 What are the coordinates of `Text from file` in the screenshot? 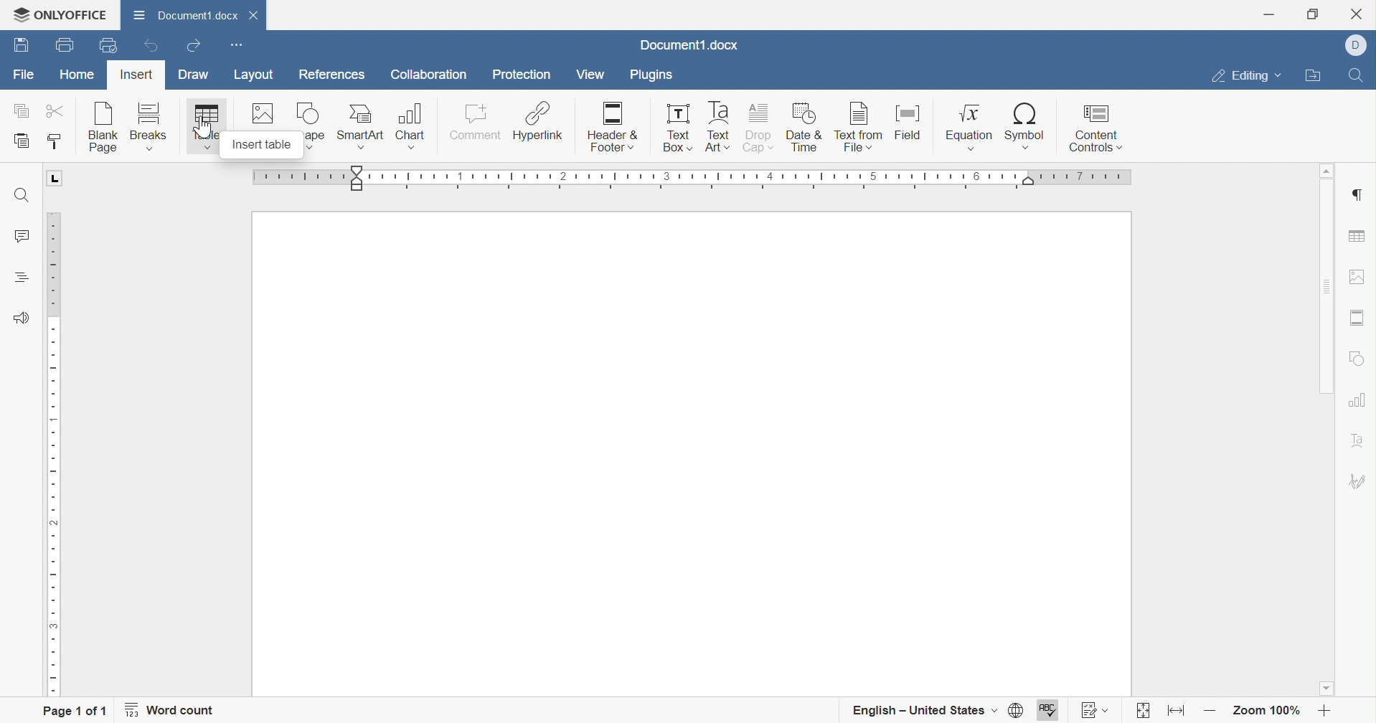 It's located at (859, 126).